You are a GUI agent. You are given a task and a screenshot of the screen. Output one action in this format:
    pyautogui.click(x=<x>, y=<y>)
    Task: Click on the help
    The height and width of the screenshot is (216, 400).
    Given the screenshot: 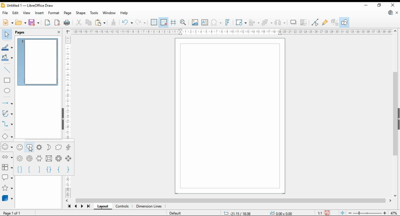 What is the action you would take?
    pyautogui.click(x=124, y=13)
    